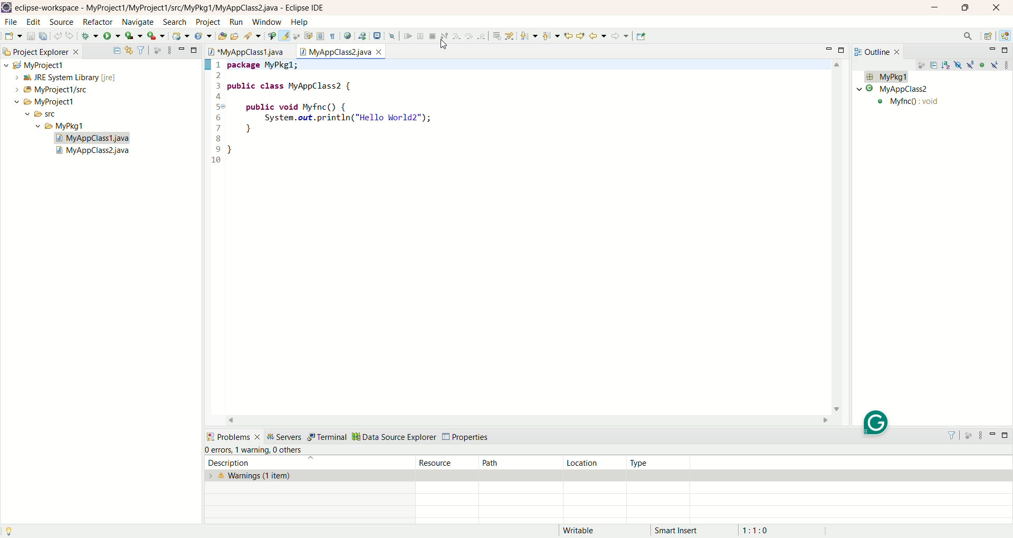 The height and width of the screenshot is (538, 1013). I want to click on search, so click(968, 37).